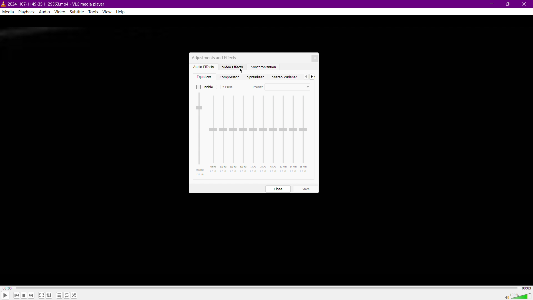  Describe the element at coordinates (49, 296) in the screenshot. I see `Extended Settings` at that location.